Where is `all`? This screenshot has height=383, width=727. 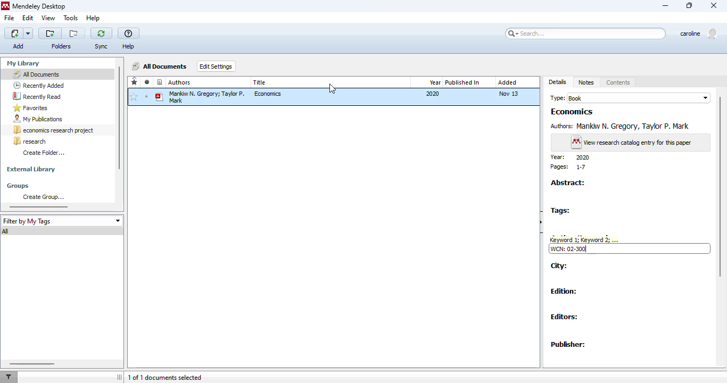
all is located at coordinates (7, 231).